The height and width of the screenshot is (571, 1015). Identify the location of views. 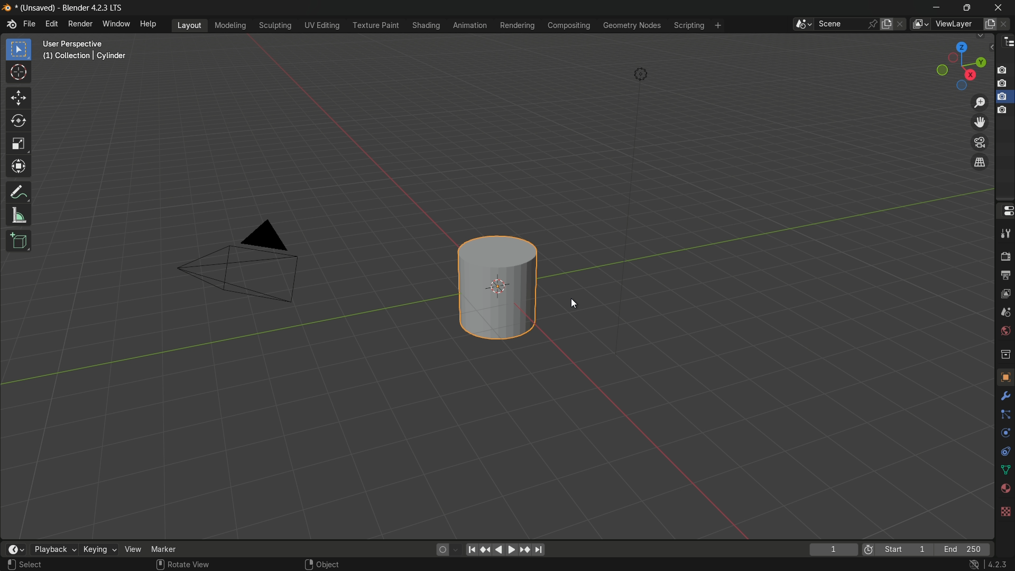
(920, 24).